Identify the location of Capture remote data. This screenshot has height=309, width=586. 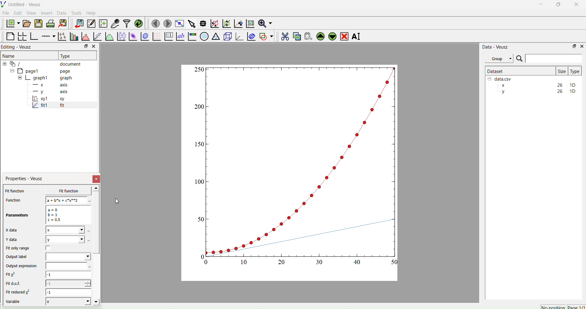
(115, 24).